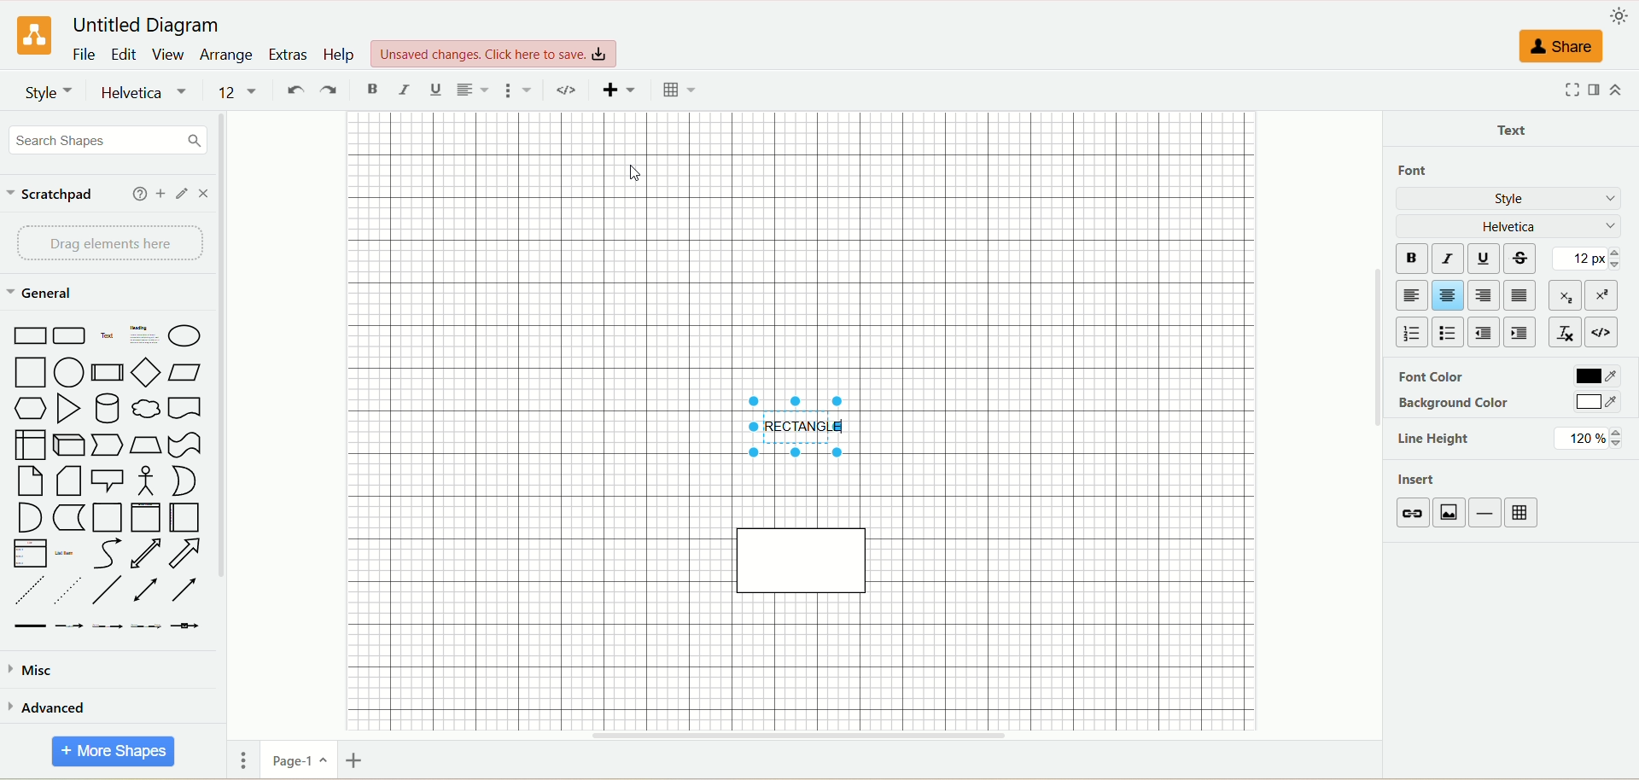 The width and height of the screenshot is (1639, 780). What do you see at coordinates (146, 335) in the screenshot?
I see `text box` at bounding box center [146, 335].